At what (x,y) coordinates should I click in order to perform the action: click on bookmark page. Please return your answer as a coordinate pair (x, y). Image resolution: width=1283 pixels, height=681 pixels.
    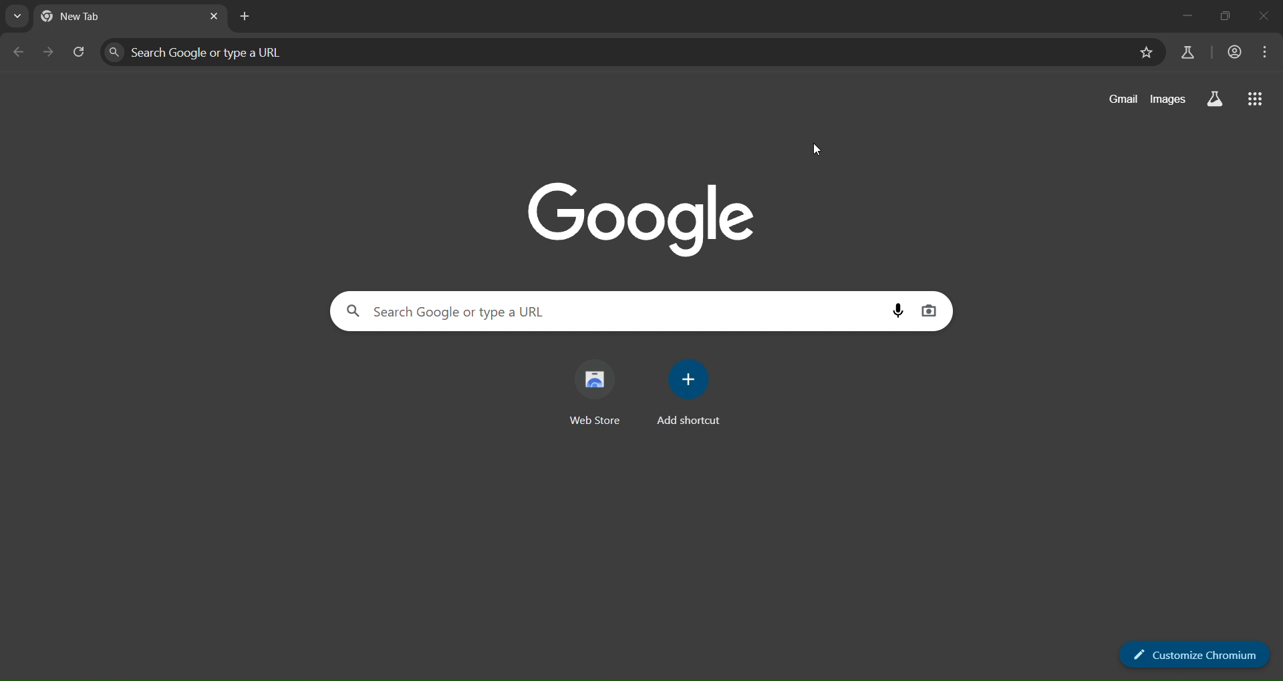
    Looking at the image, I should click on (1145, 53).